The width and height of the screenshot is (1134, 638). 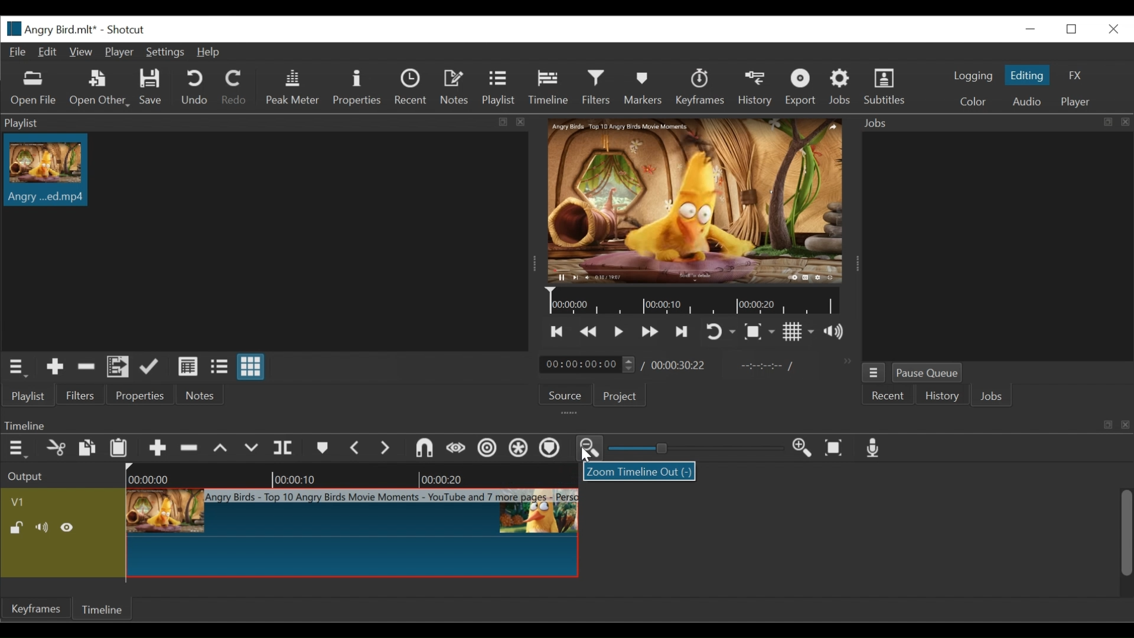 What do you see at coordinates (589, 333) in the screenshot?
I see `Play backward quickly` at bounding box center [589, 333].